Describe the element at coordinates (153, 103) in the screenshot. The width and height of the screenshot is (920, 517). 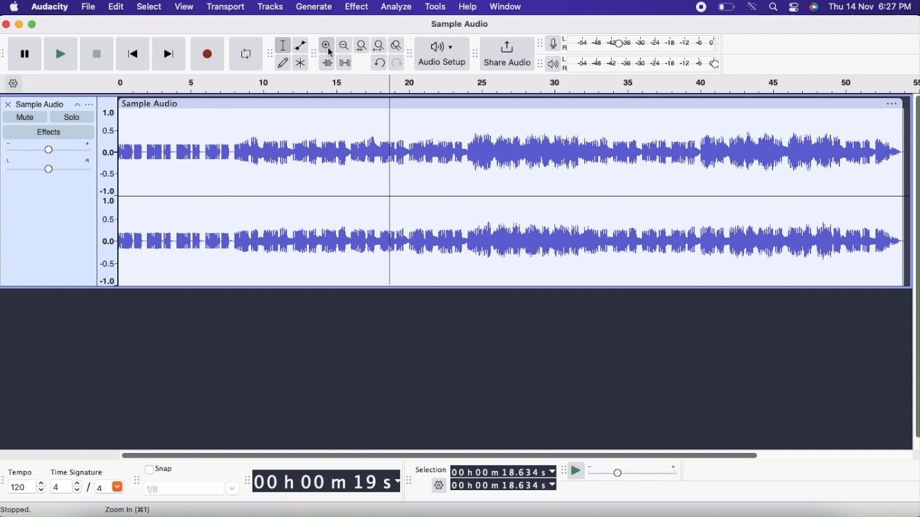
I see `Sample Audio` at that location.